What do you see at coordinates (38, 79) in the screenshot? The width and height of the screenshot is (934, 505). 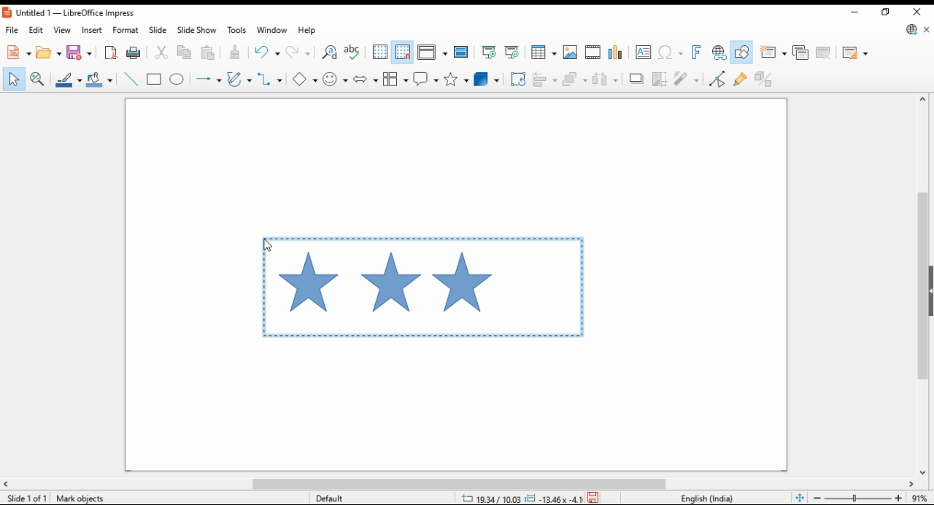 I see `pan and zoom` at bounding box center [38, 79].